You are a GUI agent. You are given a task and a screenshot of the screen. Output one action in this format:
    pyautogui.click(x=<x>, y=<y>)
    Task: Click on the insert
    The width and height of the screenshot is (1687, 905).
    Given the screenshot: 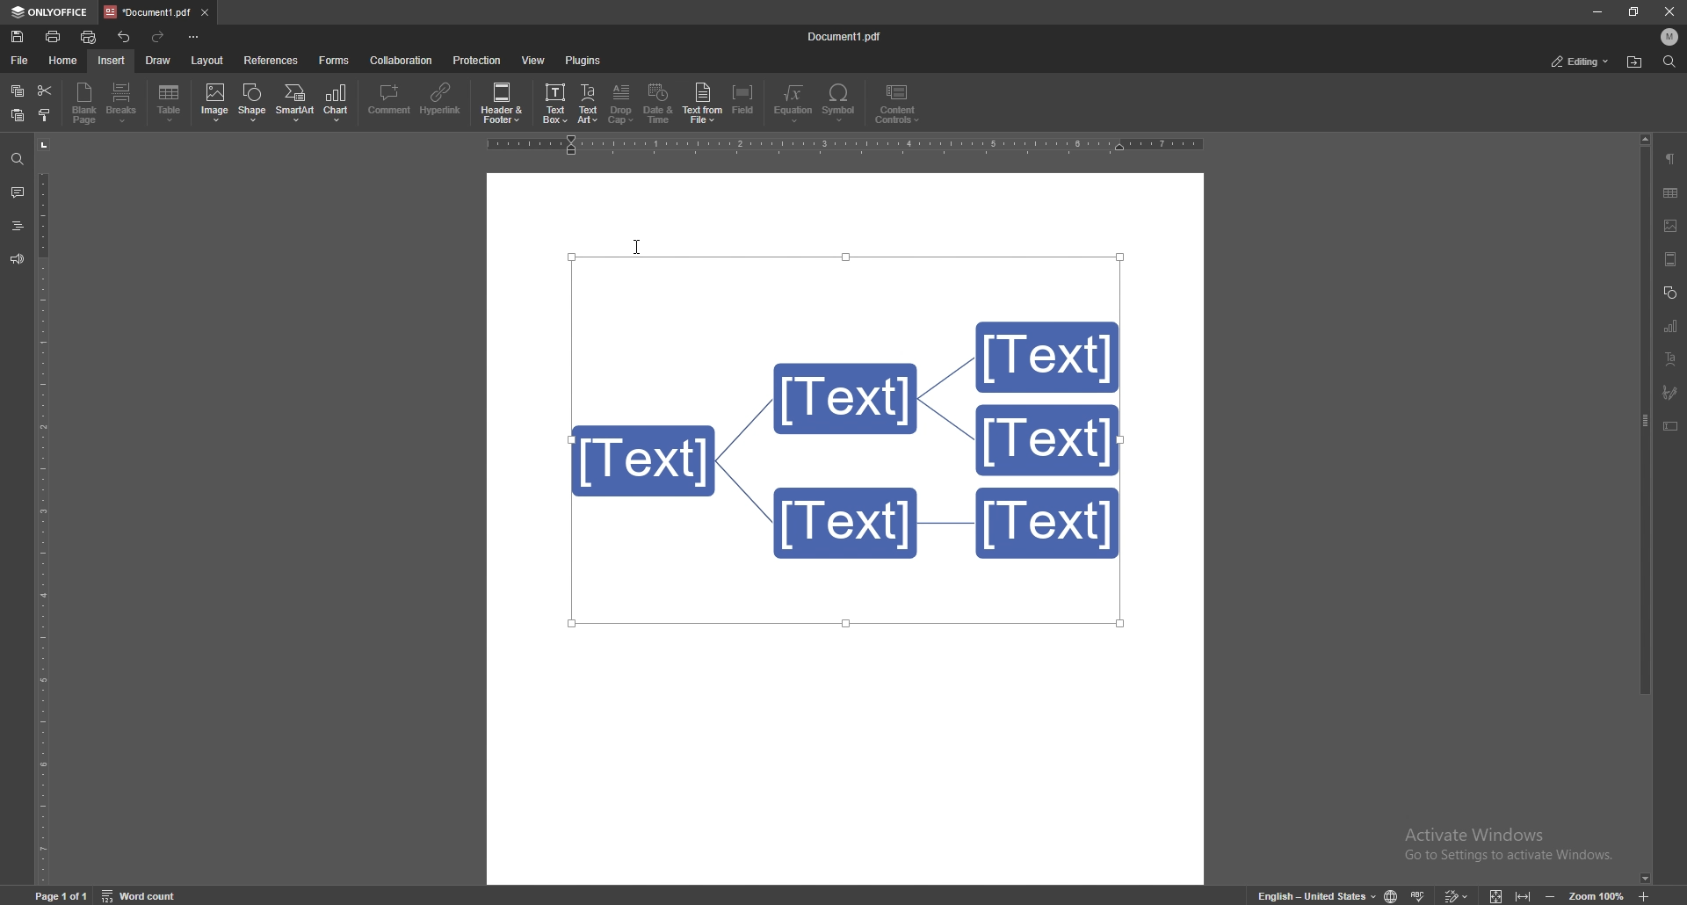 What is the action you would take?
    pyautogui.click(x=112, y=61)
    